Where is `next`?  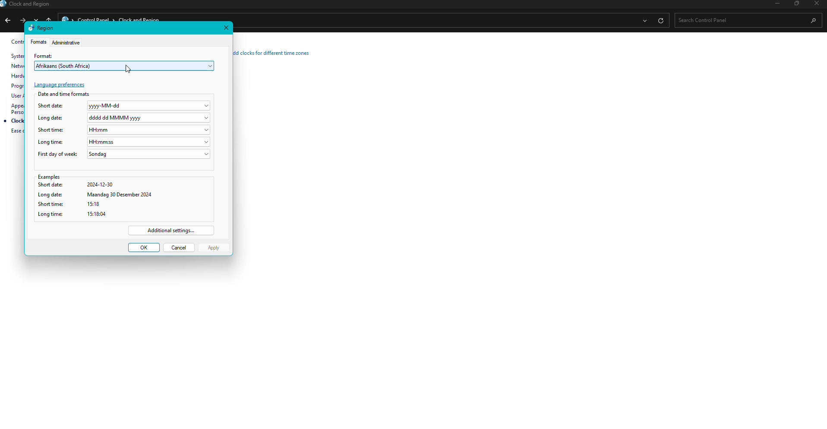 next is located at coordinates (22, 19).